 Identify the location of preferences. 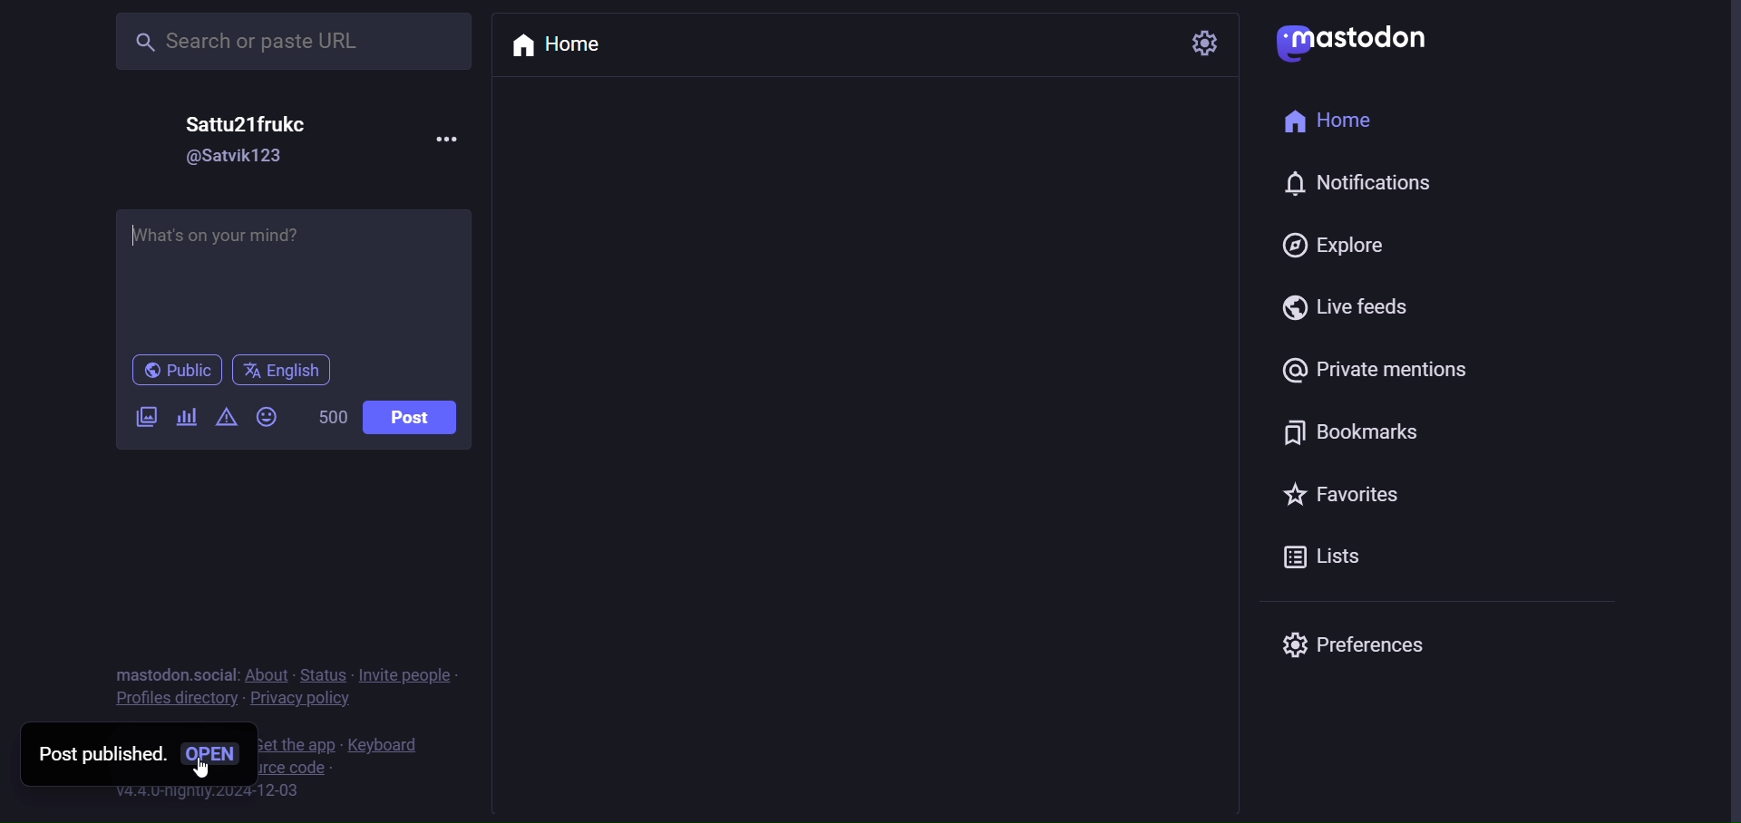
(1360, 642).